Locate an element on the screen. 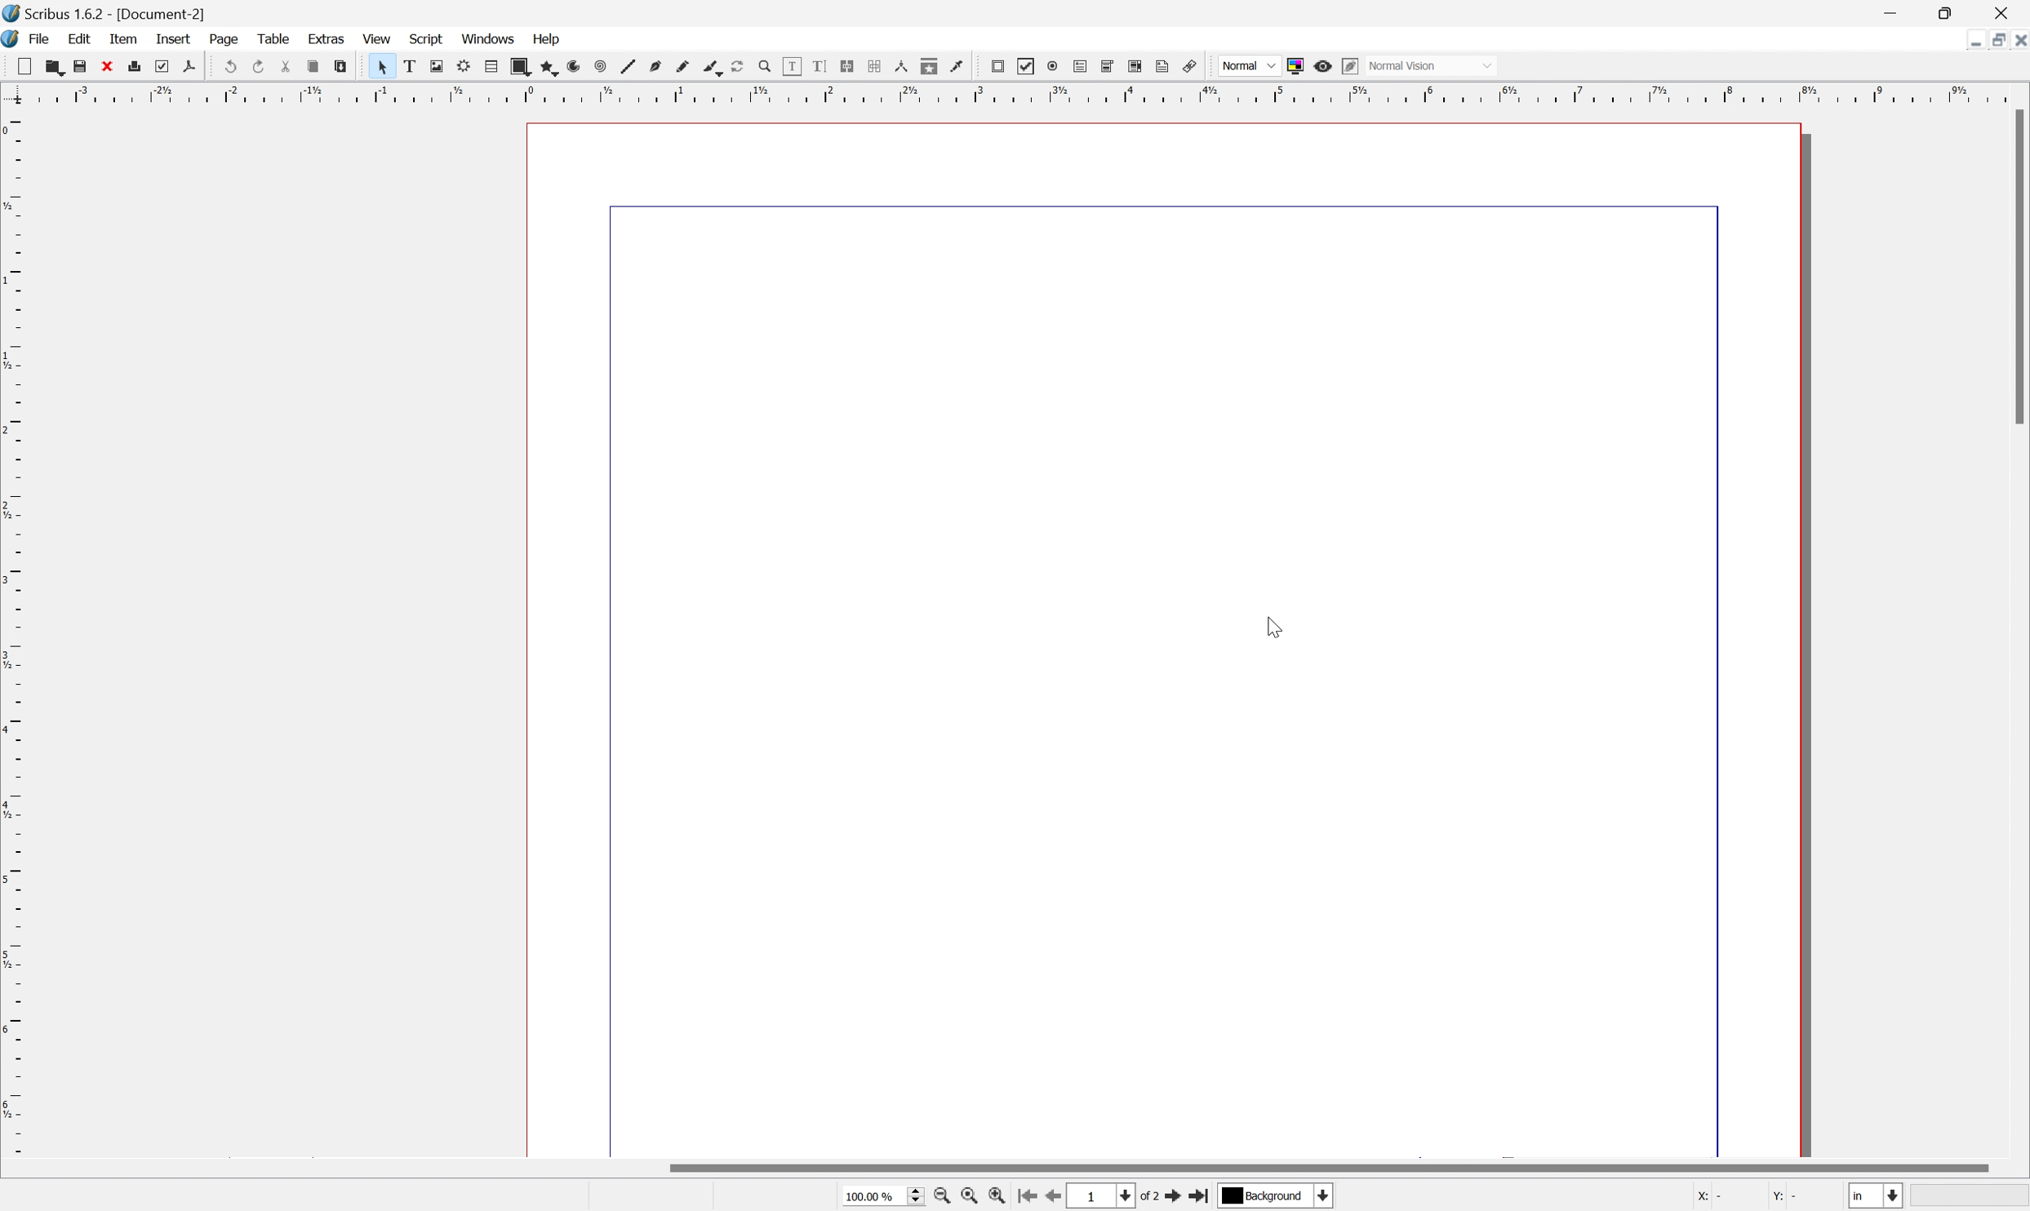  link annotation is located at coordinates (1193, 65).